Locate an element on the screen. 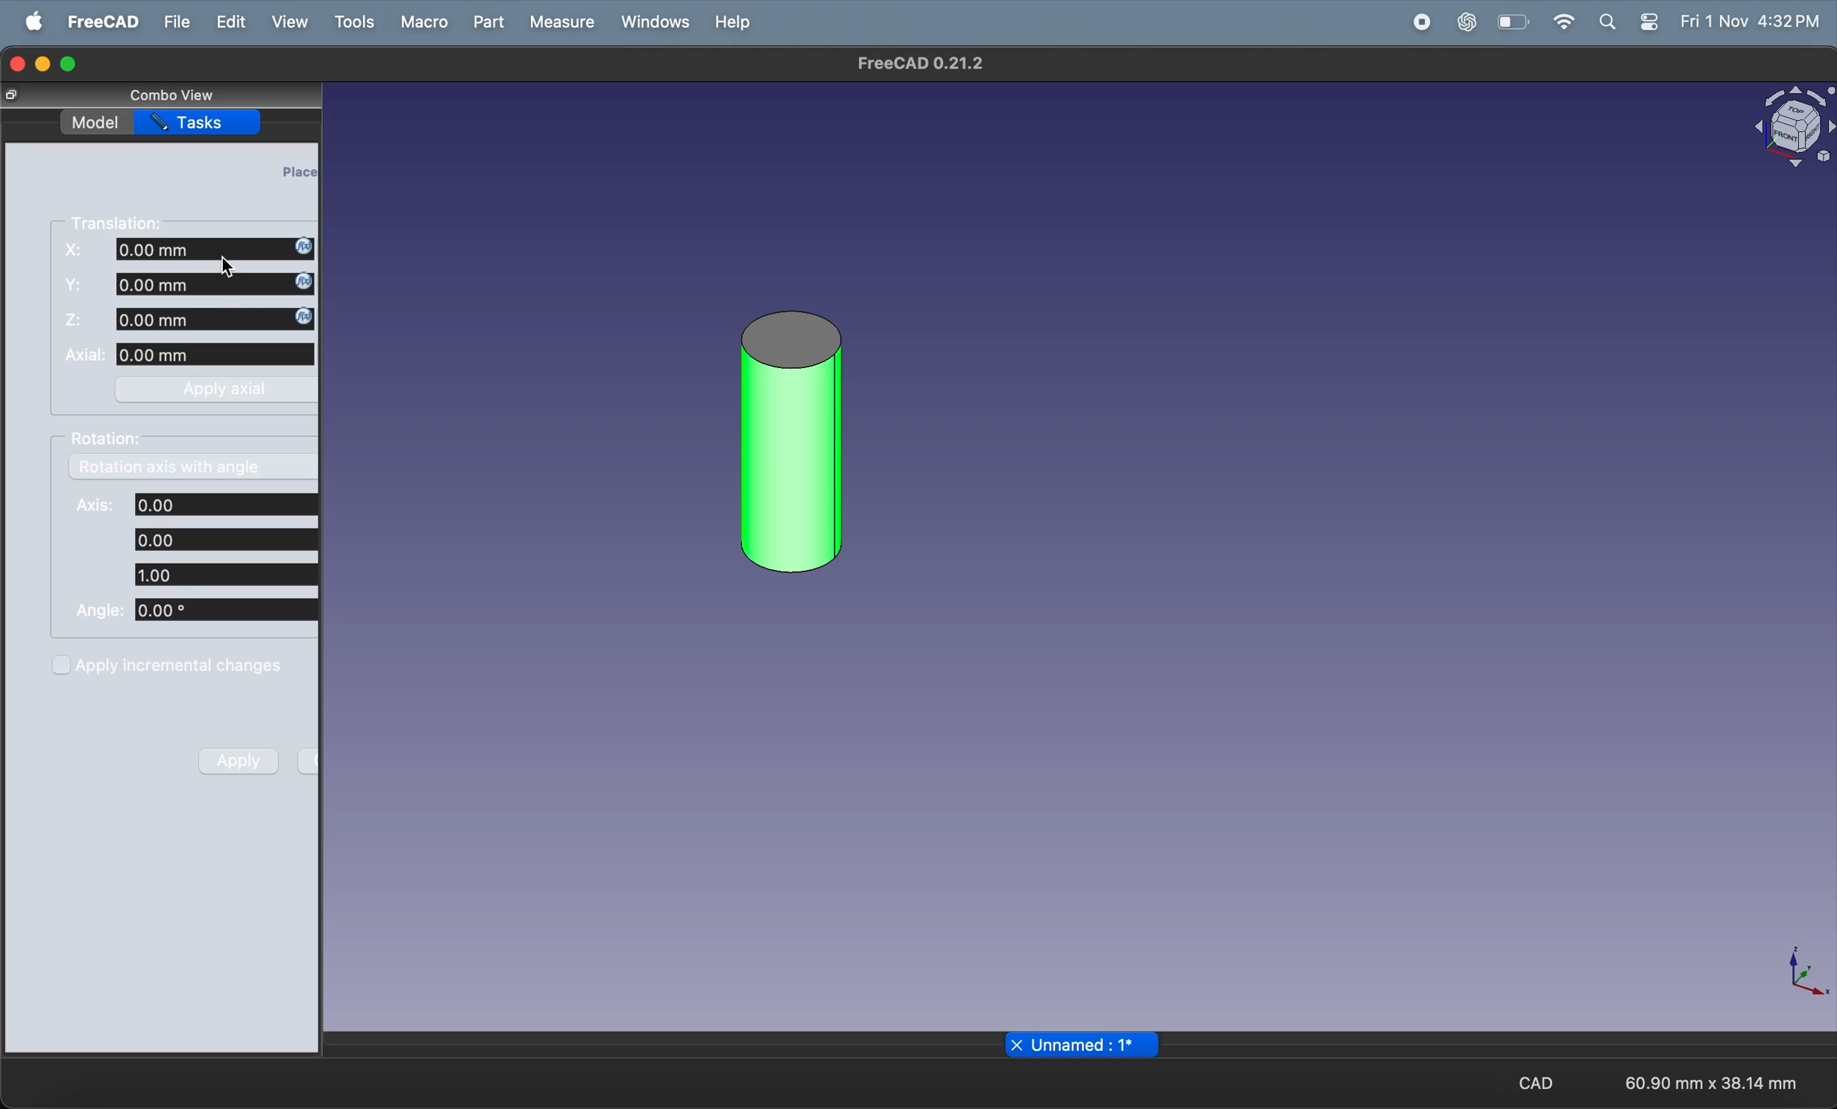 This screenshot has width=1837, height=1109. object view is located at coordinates (1794, 127).